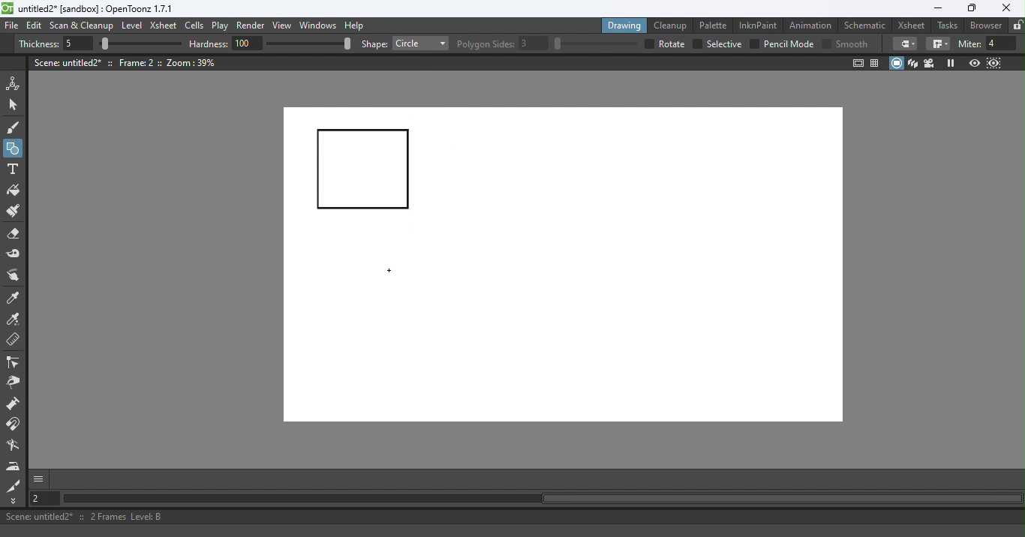 The height and width of the screenshot is (537, 1025). What do you see at coordinates (512, 517) in the screenshot?
I see `Status bar` at bounding box center [512, 517].